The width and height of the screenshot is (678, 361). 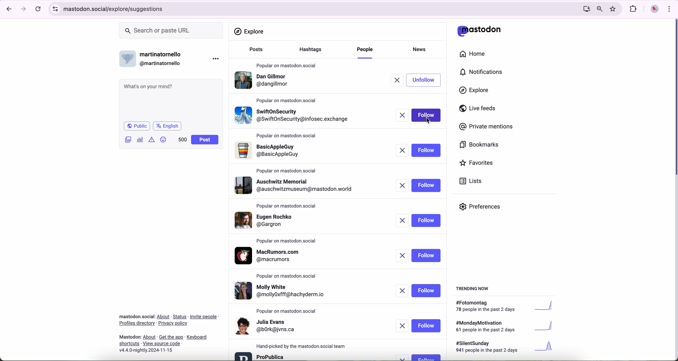 What do you see at coordinates (267, 325) in the screenshot?
I see `profile` at bounding box center [267, 325].